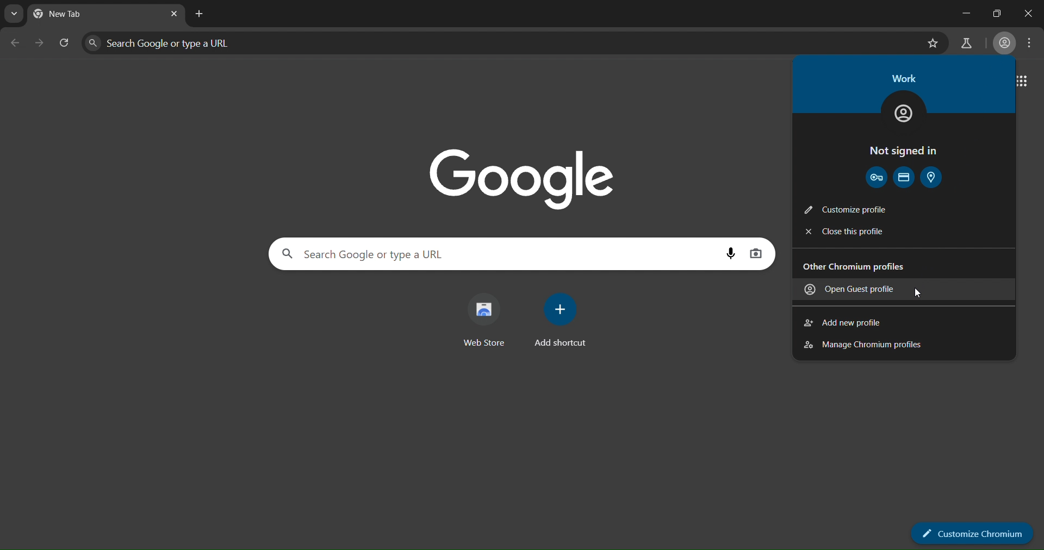  What do you see at coordinates (14, 14) in the screenshot?
I see `search tabs` at bounding box center [14, 14].